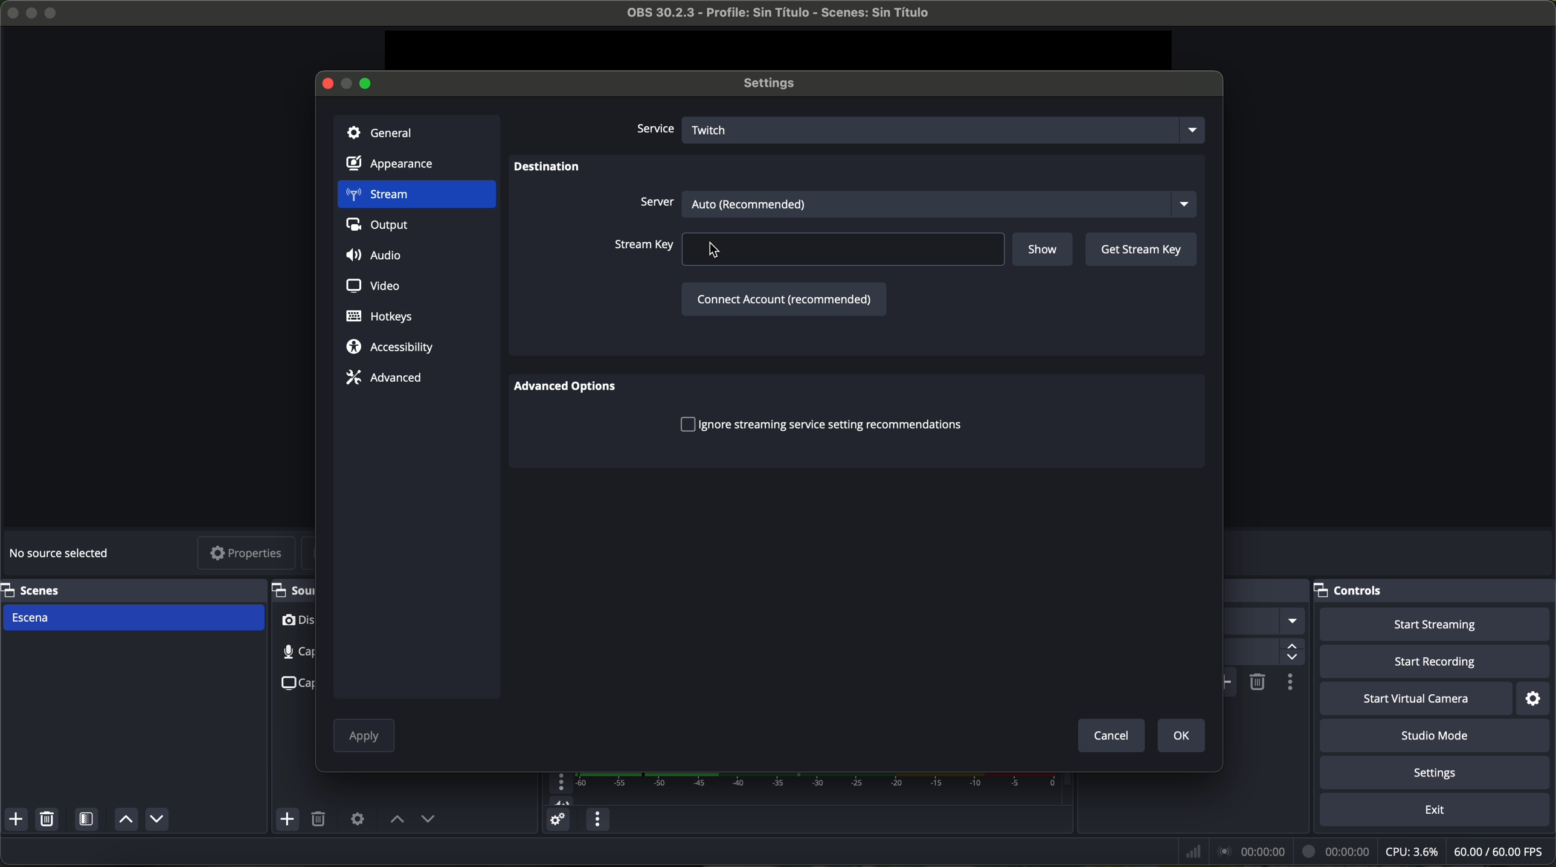 The width and height of the screenshot is (1556, 867). What do you see at coordinates (1178, 735) in the screenshot?
I see `OK` at bounding box center [1178, 735].